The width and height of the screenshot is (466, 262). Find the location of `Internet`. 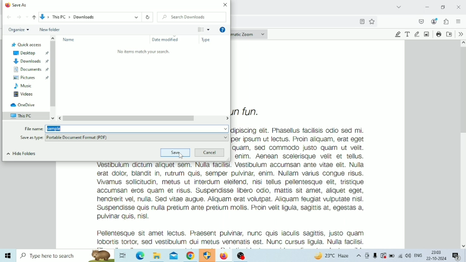

Internet is located at coordinates (400, 256).